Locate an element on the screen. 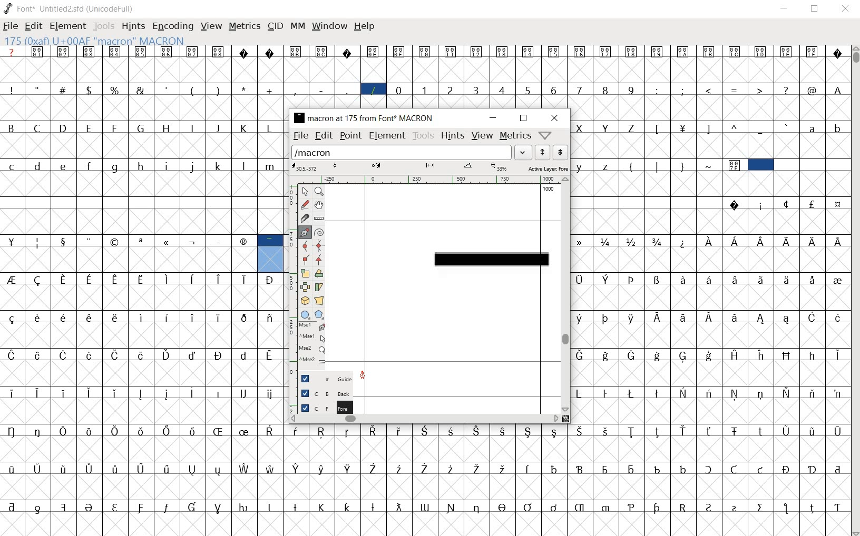  Symbol is located at coordinates (424, 468).